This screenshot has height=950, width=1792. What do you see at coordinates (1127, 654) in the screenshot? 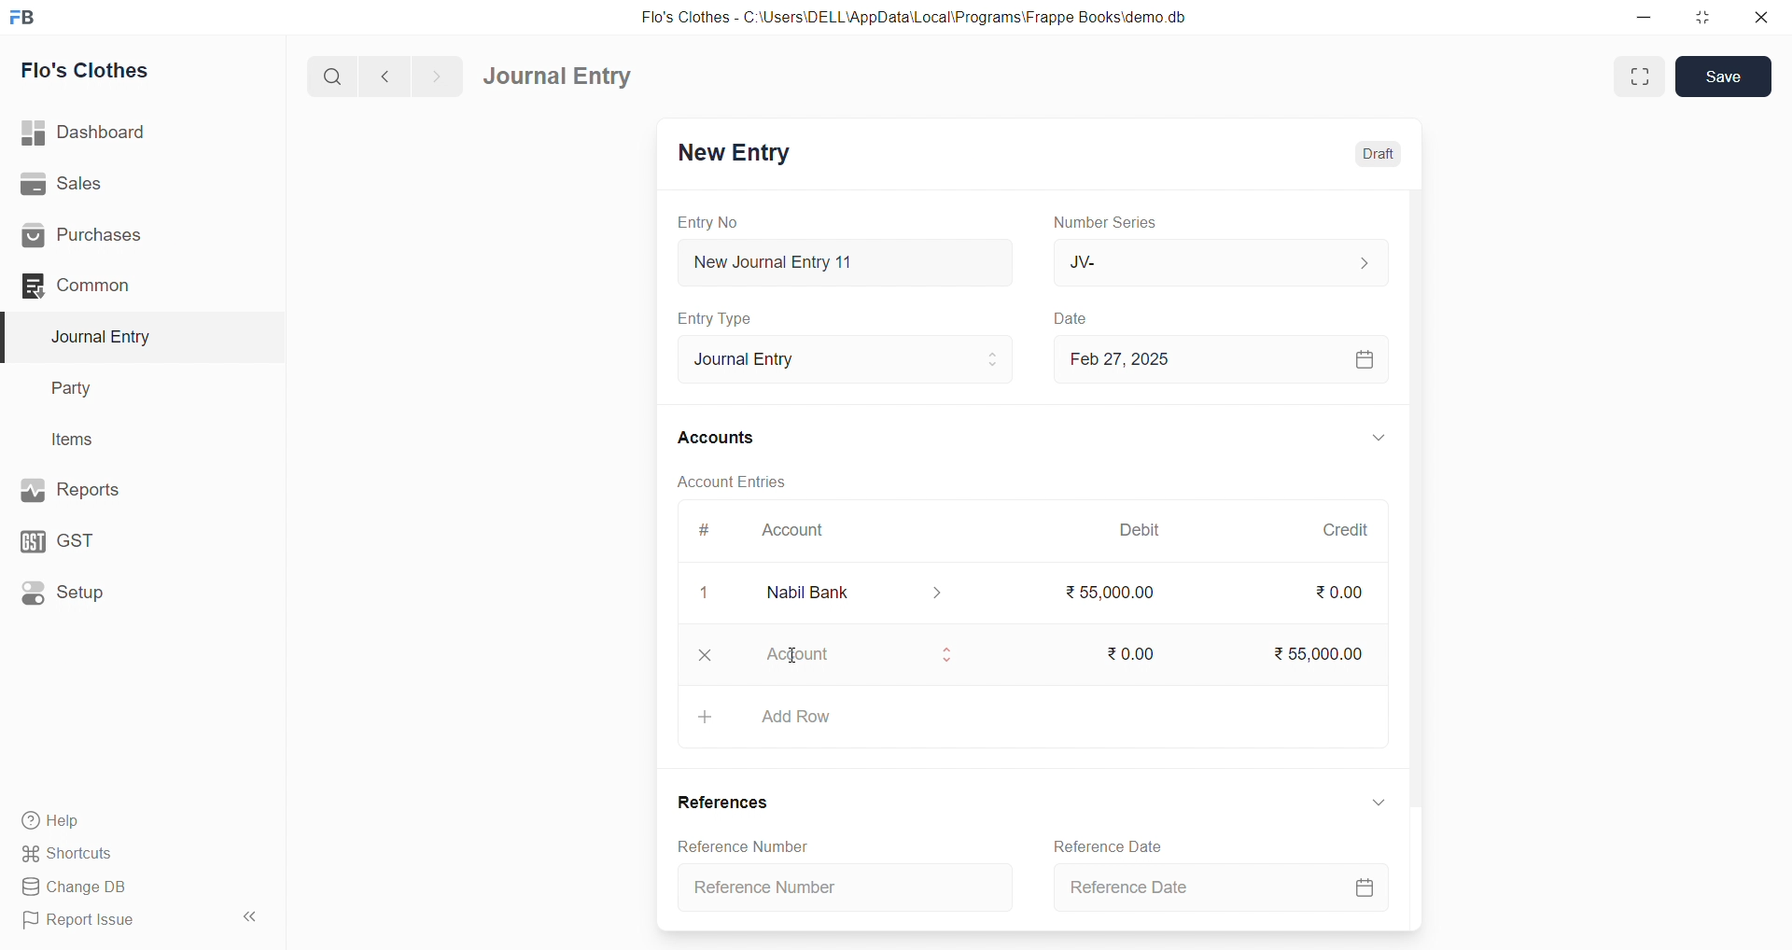
I see `₹0.00` at bounding box center [1127, 654].